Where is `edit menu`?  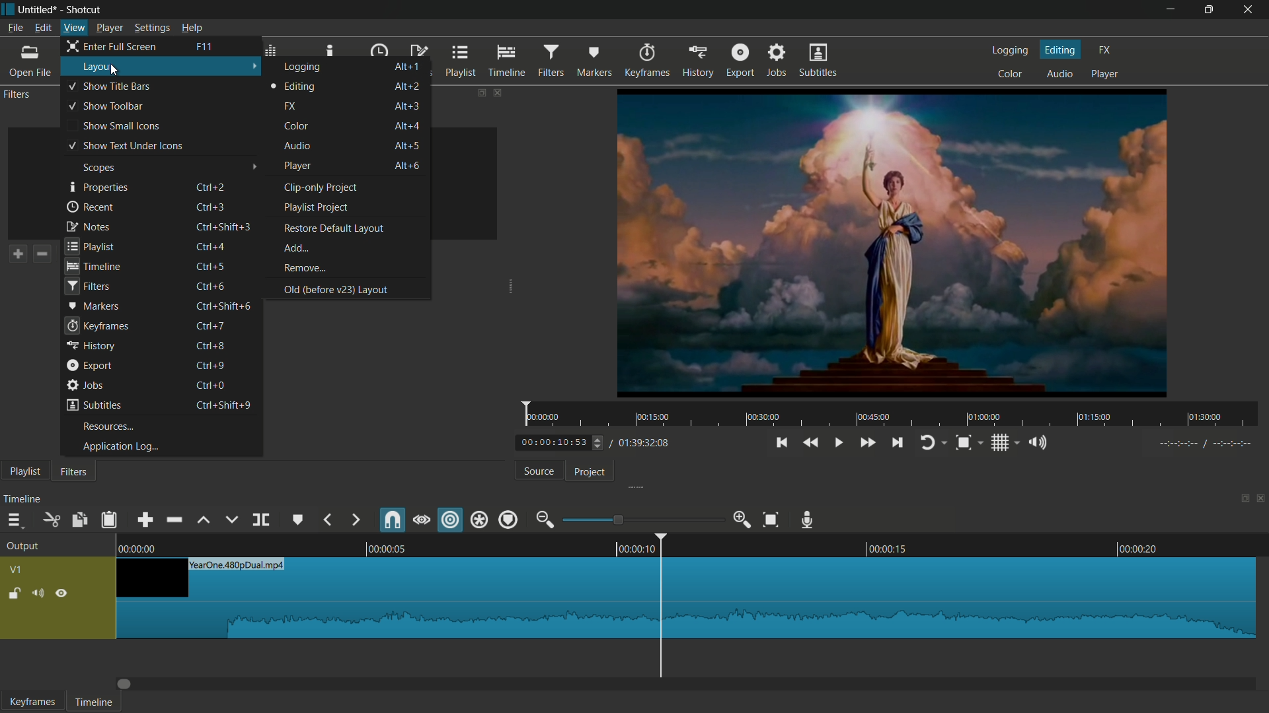
edit menu is located at coordinates (42, 28).